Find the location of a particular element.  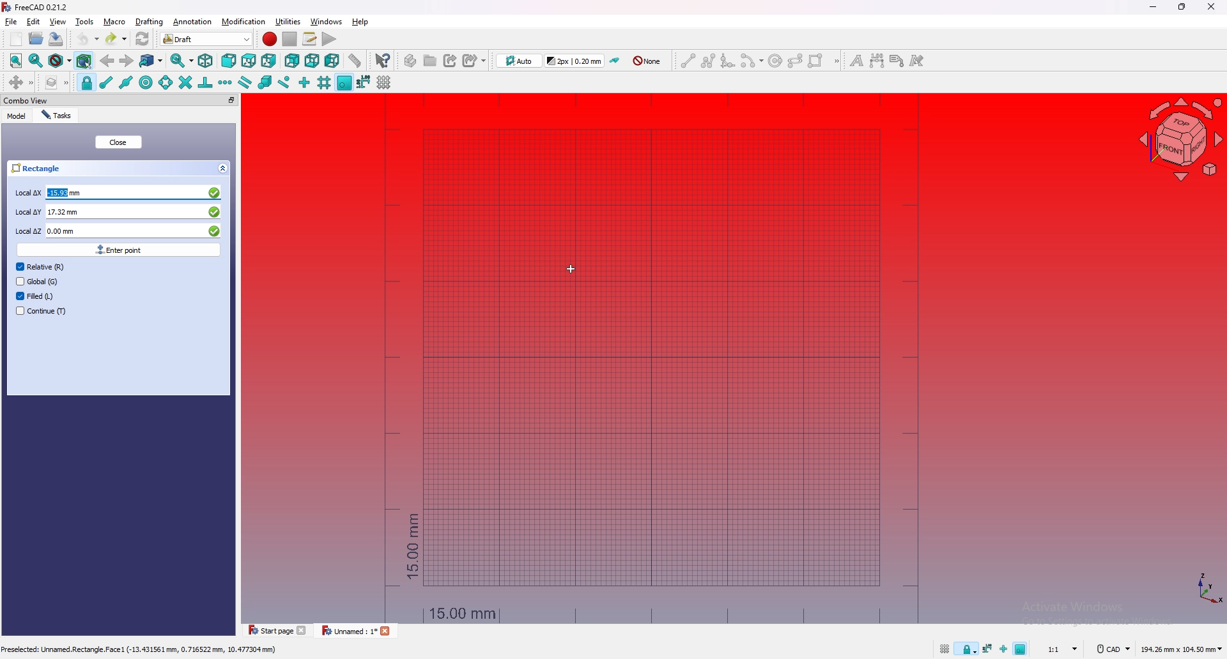

fit all is located at coordinates (17, 61).